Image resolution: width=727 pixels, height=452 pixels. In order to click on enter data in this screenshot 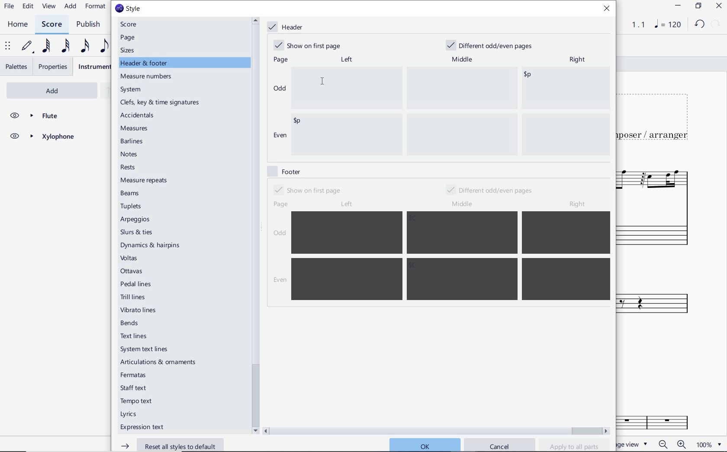, I will do `click(450, 111)`.